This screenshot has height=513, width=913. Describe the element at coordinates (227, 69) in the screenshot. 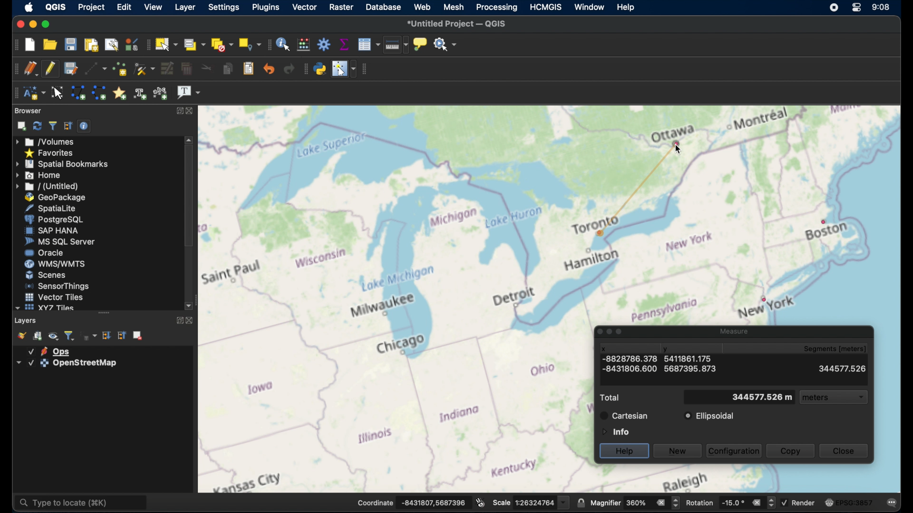

I see `copy features` at that location.